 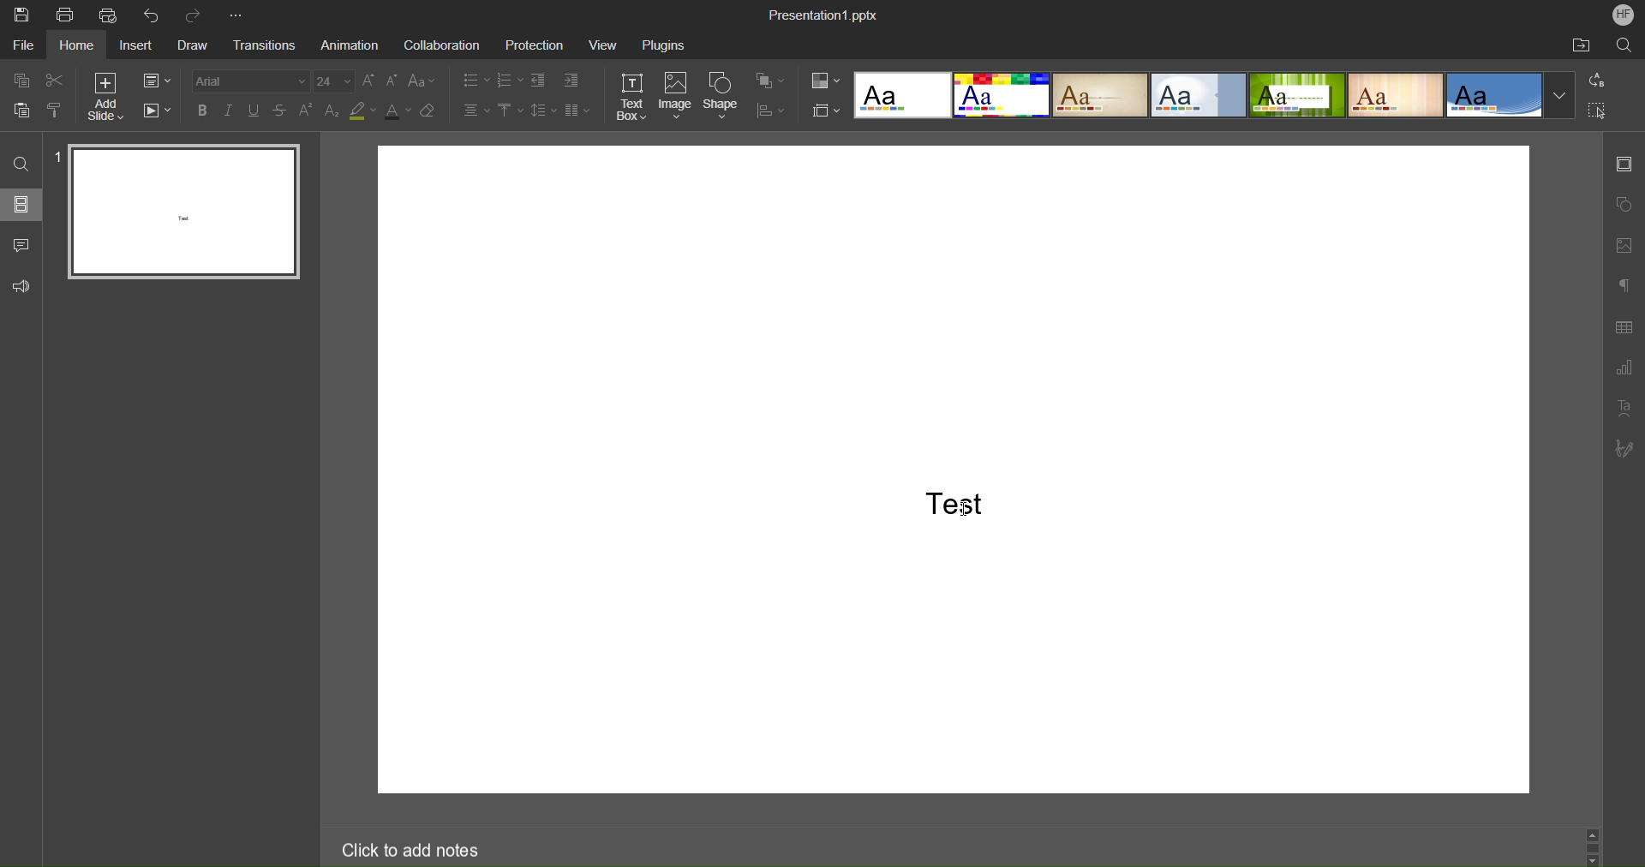 I want to click on Bold, so click(x=203, y=110).